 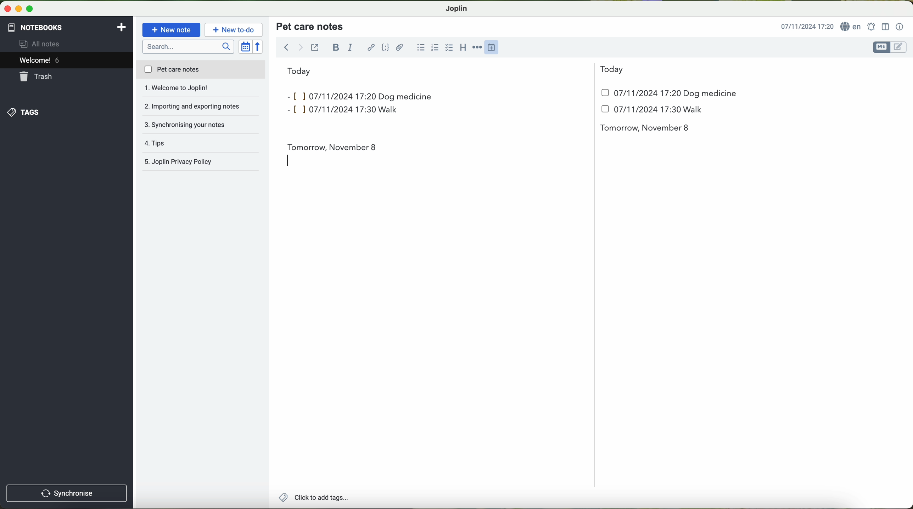 I want to click on today, so click(x=455, y=70).